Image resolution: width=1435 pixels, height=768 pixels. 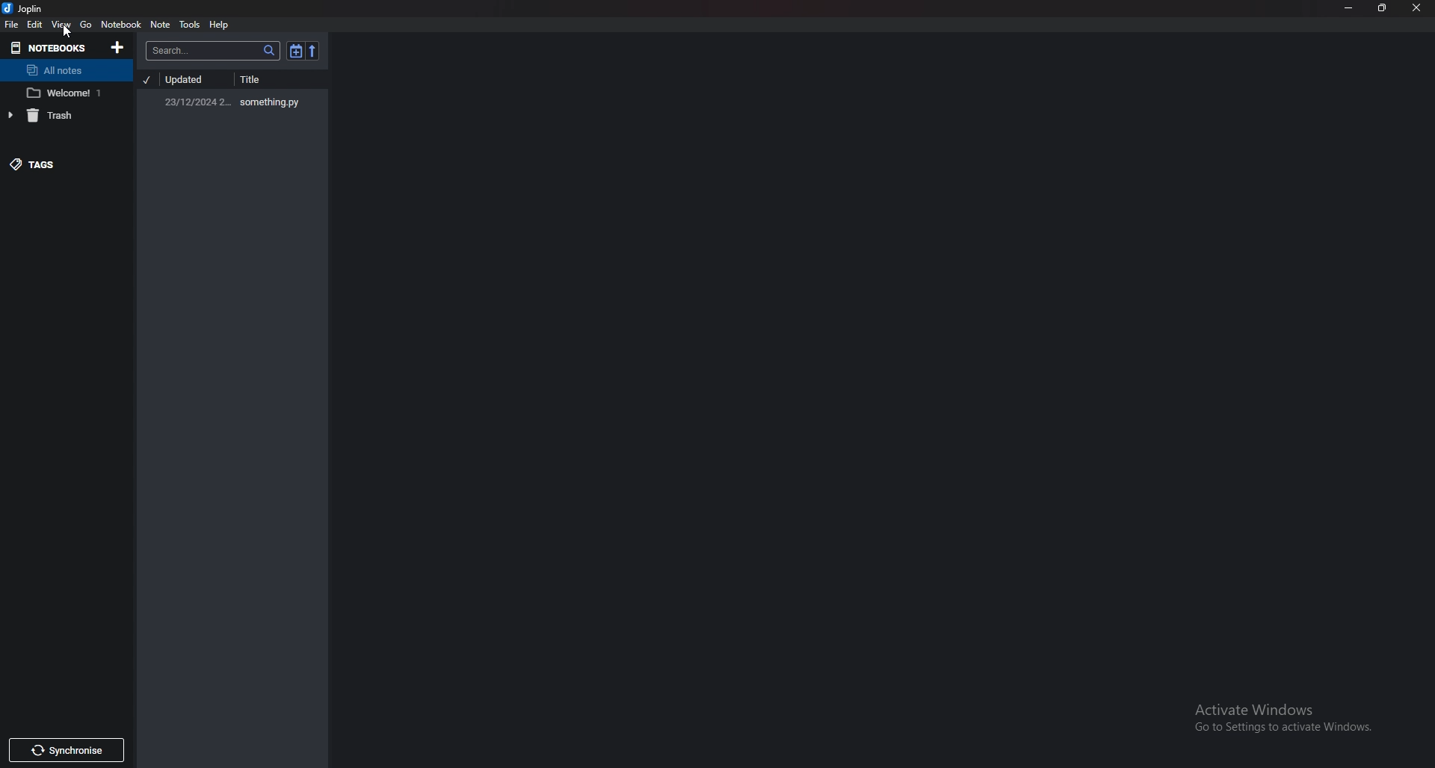 I want to click on go, so click(x=86, y=25).